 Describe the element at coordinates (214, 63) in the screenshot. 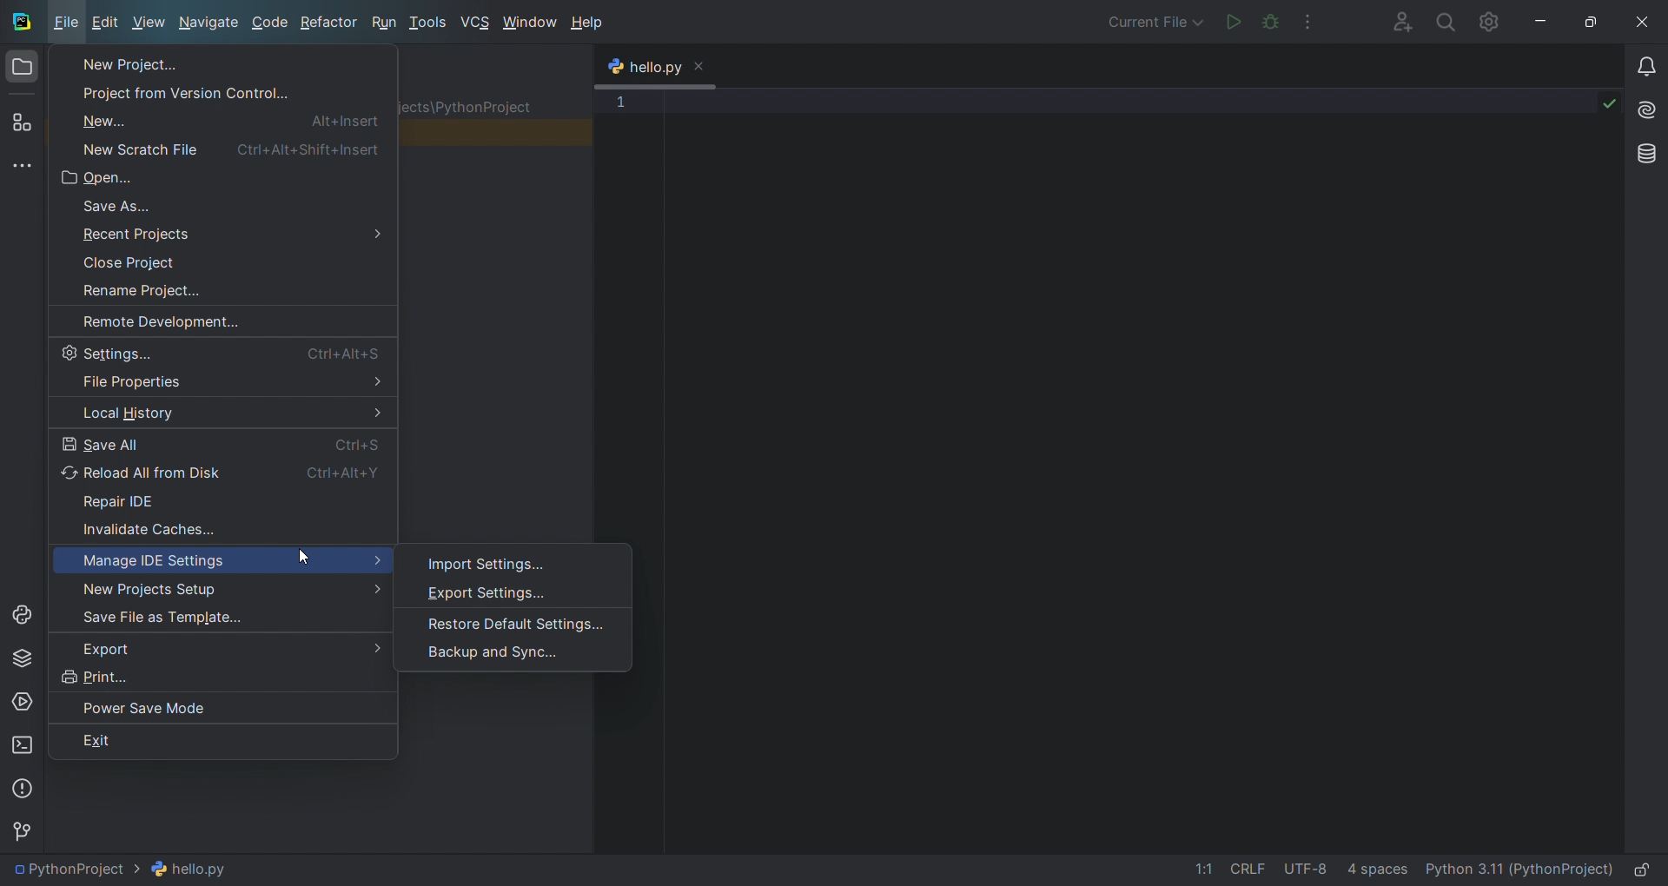

I see `new project` at that location.